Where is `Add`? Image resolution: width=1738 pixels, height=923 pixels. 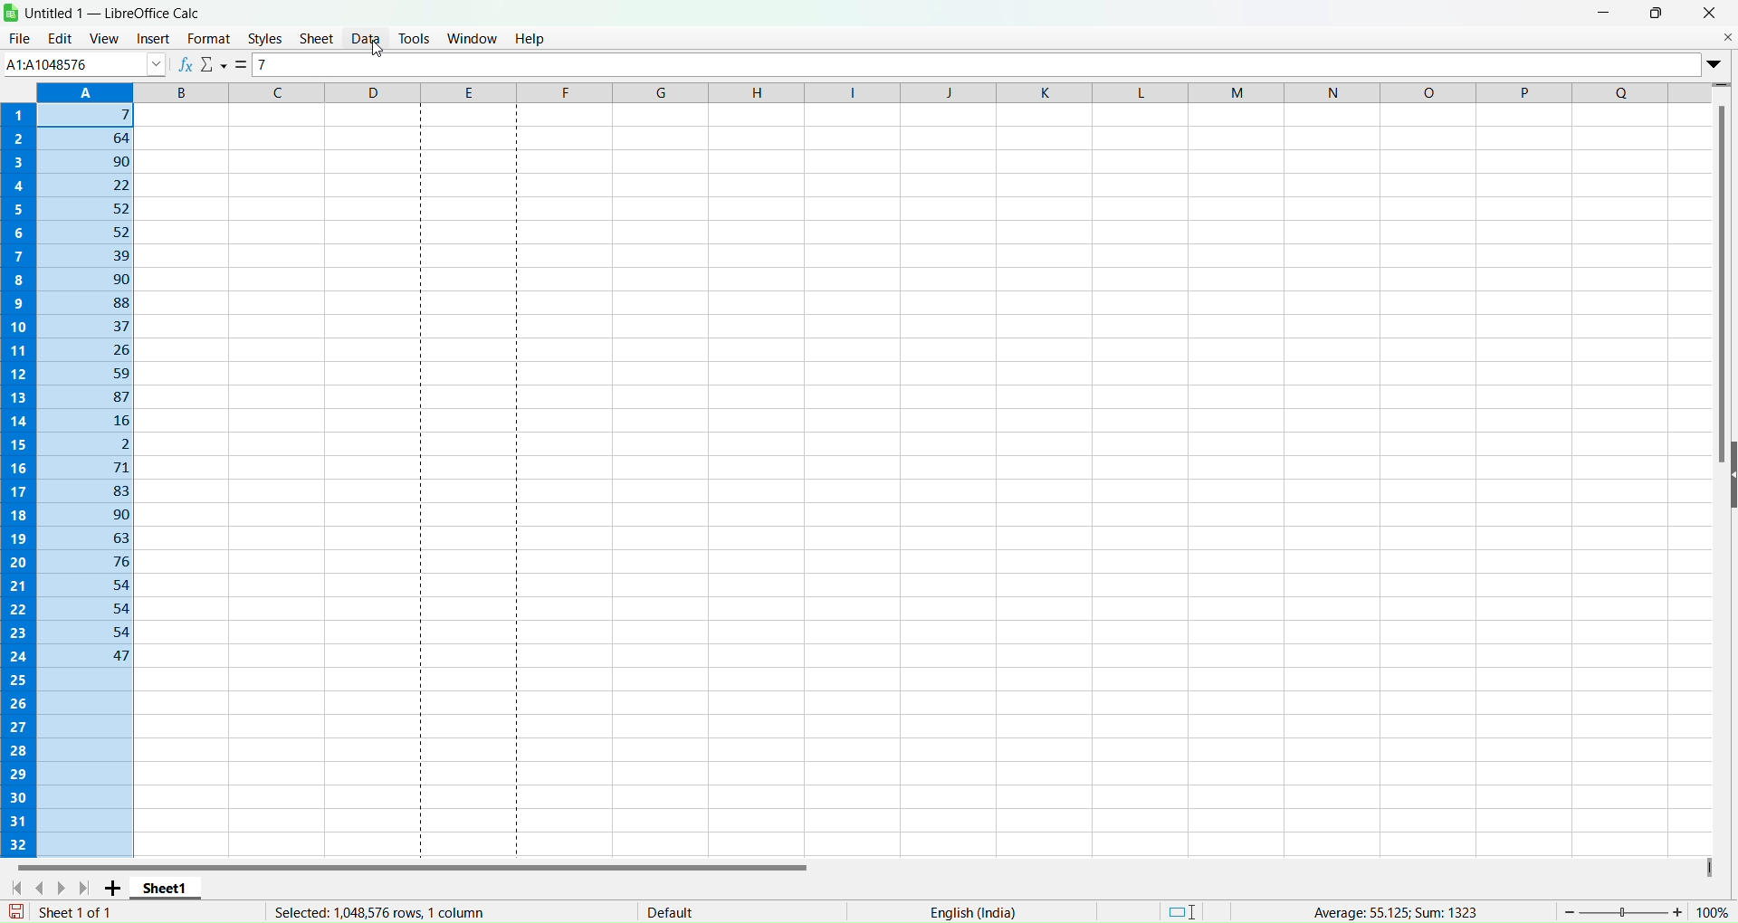 Add is located at coordinates (116, 888).